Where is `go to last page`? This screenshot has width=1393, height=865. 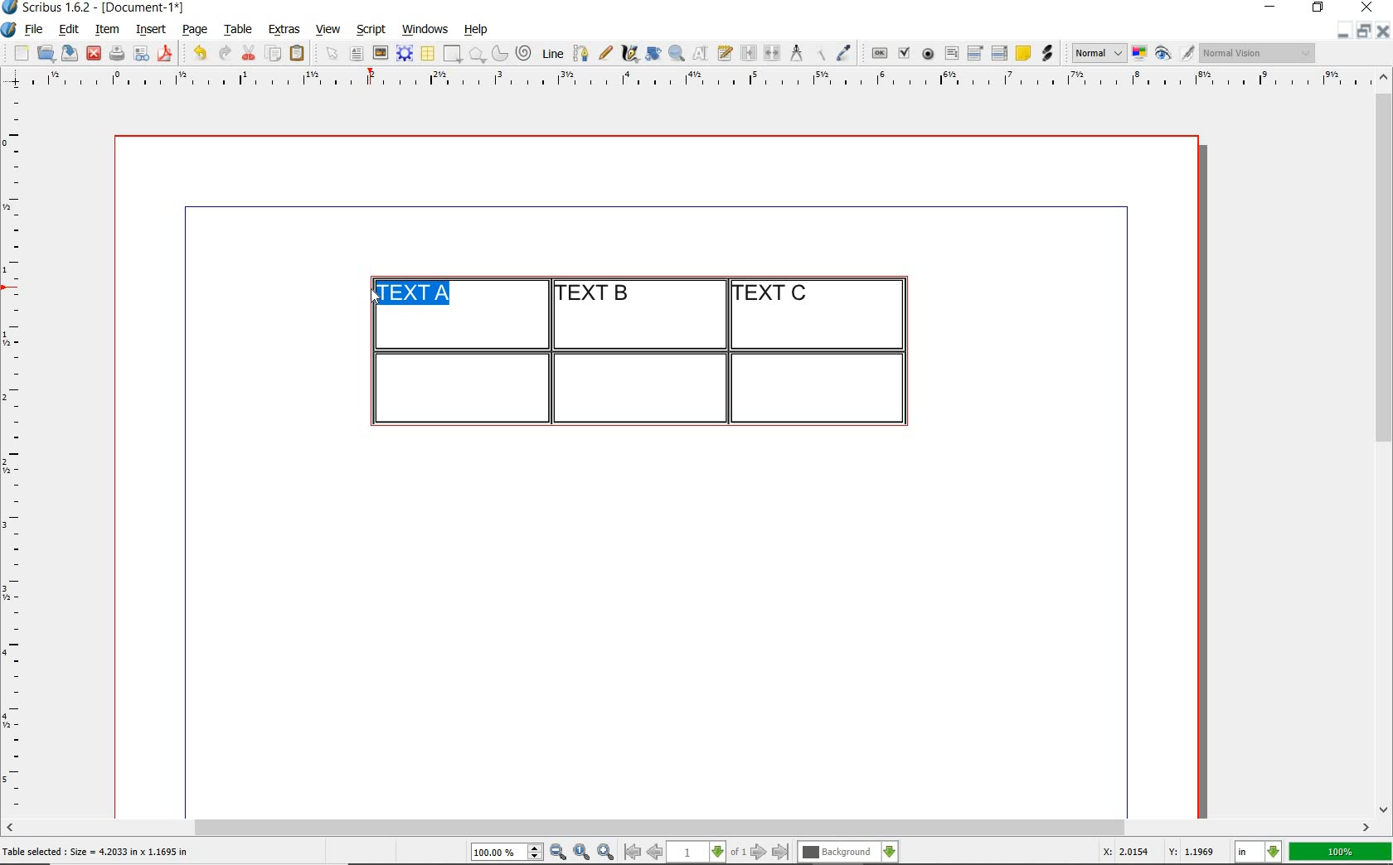
go to last page is located at coordinates (781, 853).